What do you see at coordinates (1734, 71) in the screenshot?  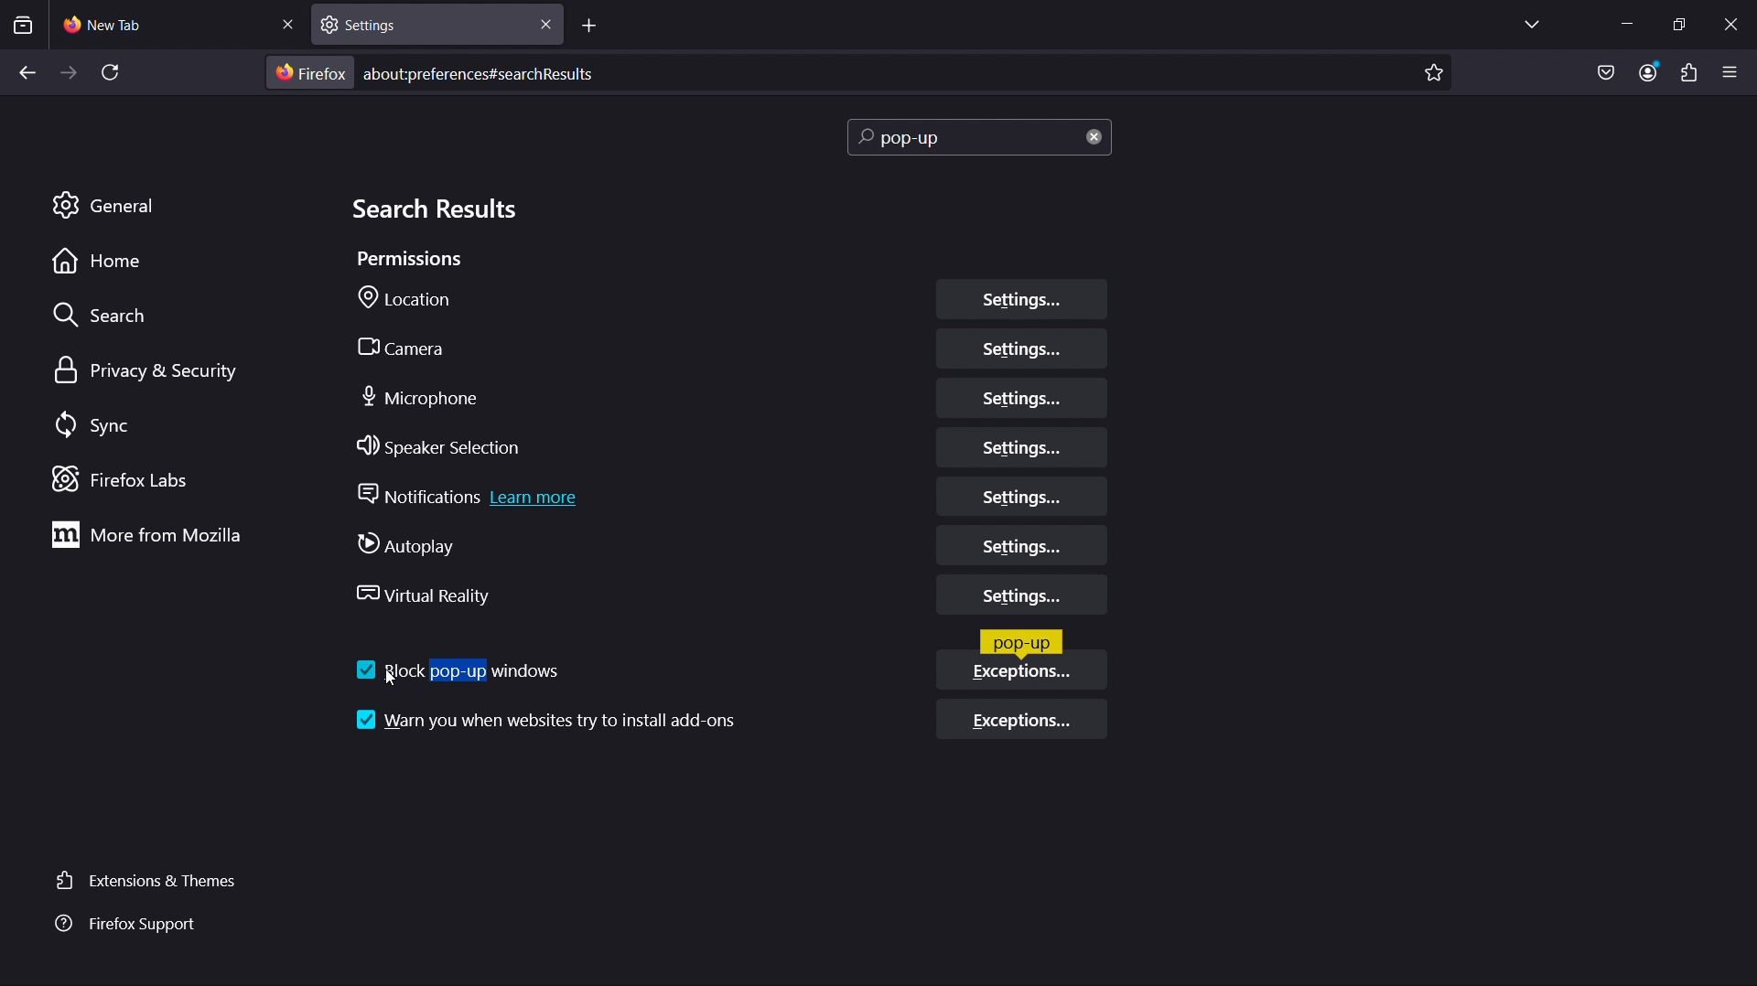 I see `Open application menu` at bounding box center [1734, 71].